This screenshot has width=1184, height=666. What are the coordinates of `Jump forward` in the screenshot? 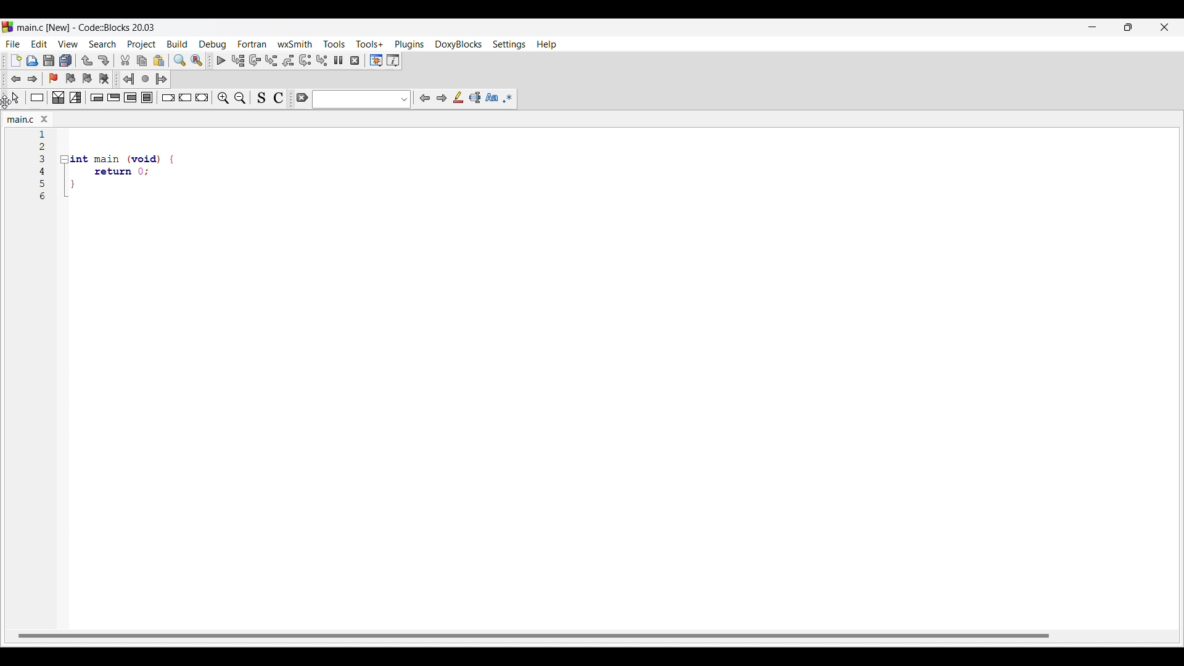 It's located at (162, 79).